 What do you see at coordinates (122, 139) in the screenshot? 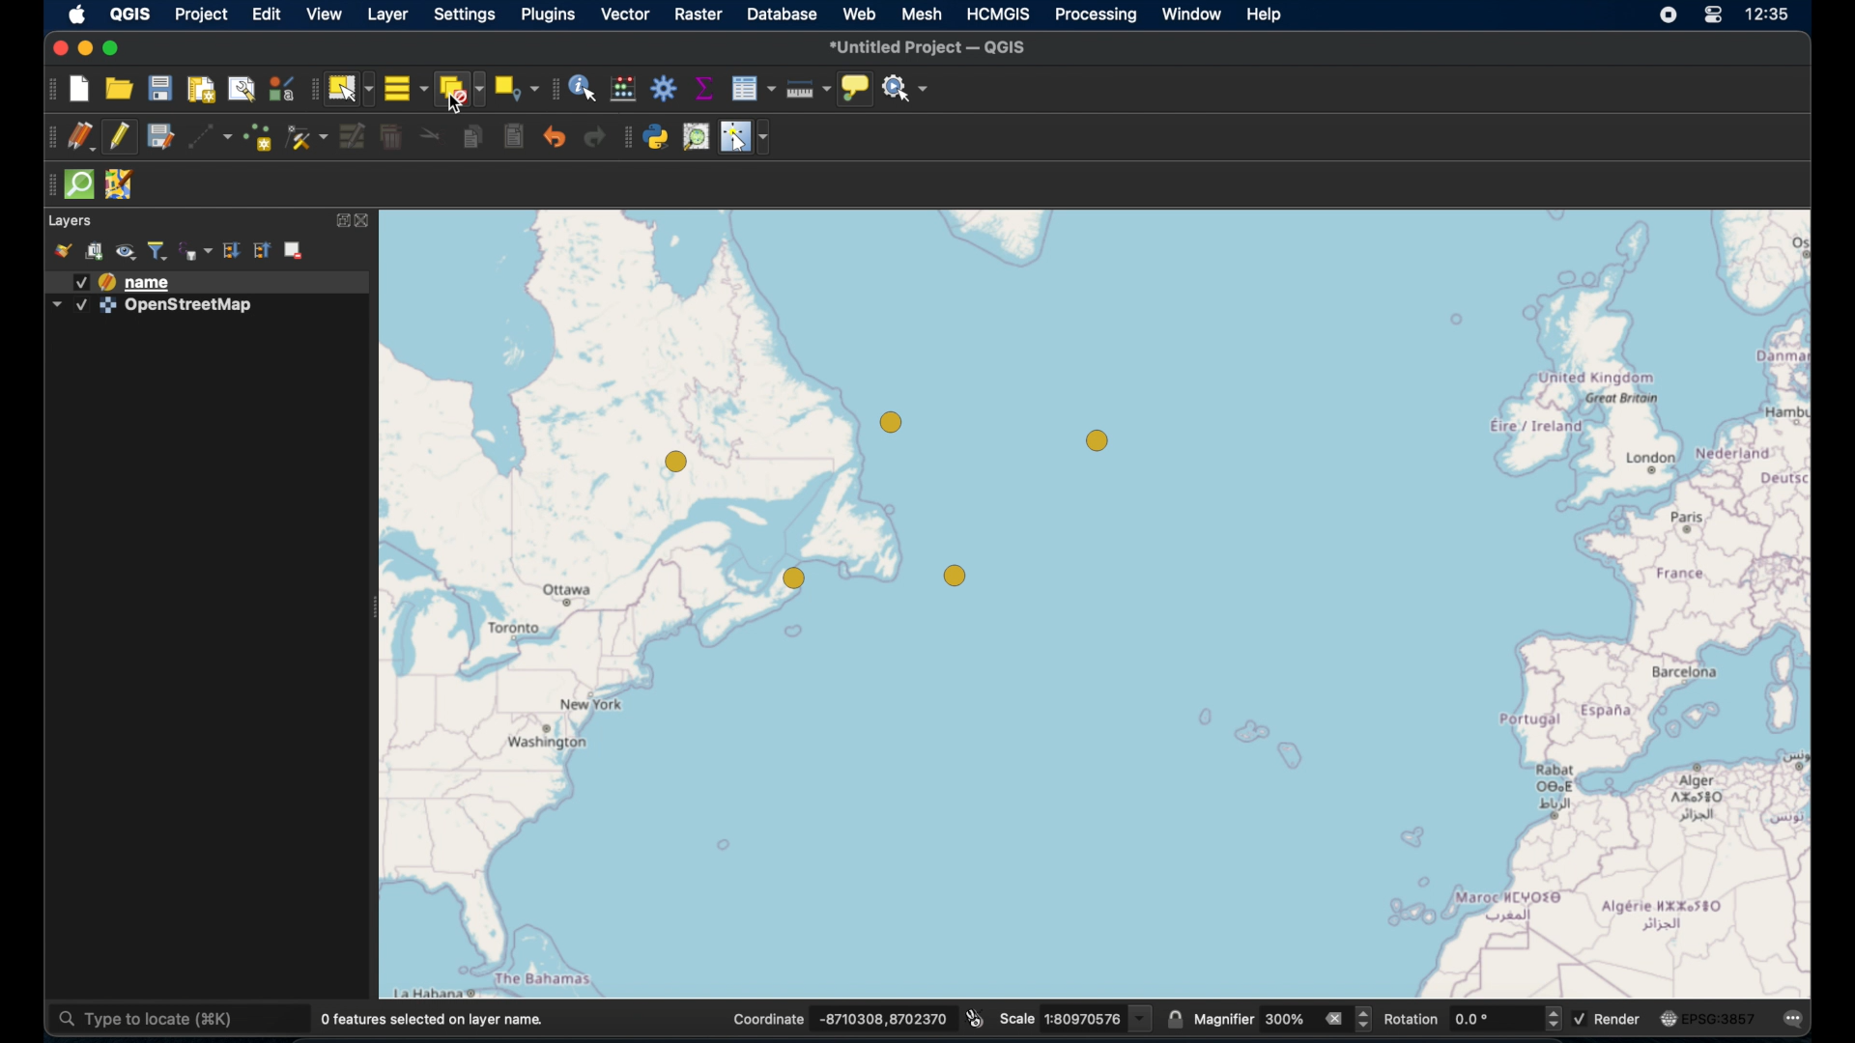
I see `toggle editing` at bounding box center [122, 139].